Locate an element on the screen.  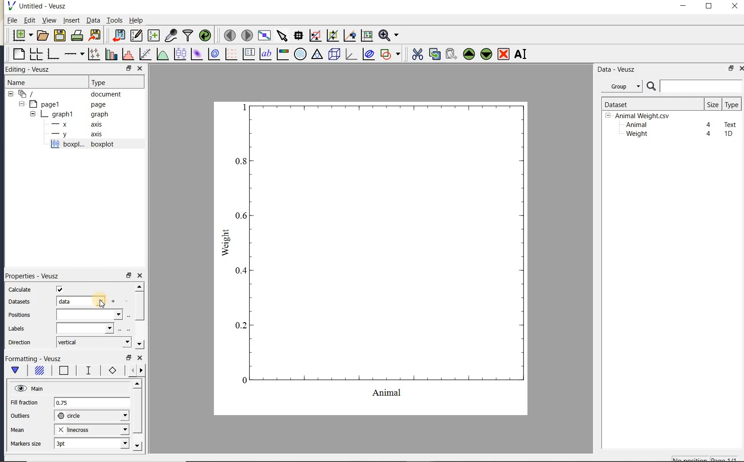
calculate is located at coordinates (20, 290).